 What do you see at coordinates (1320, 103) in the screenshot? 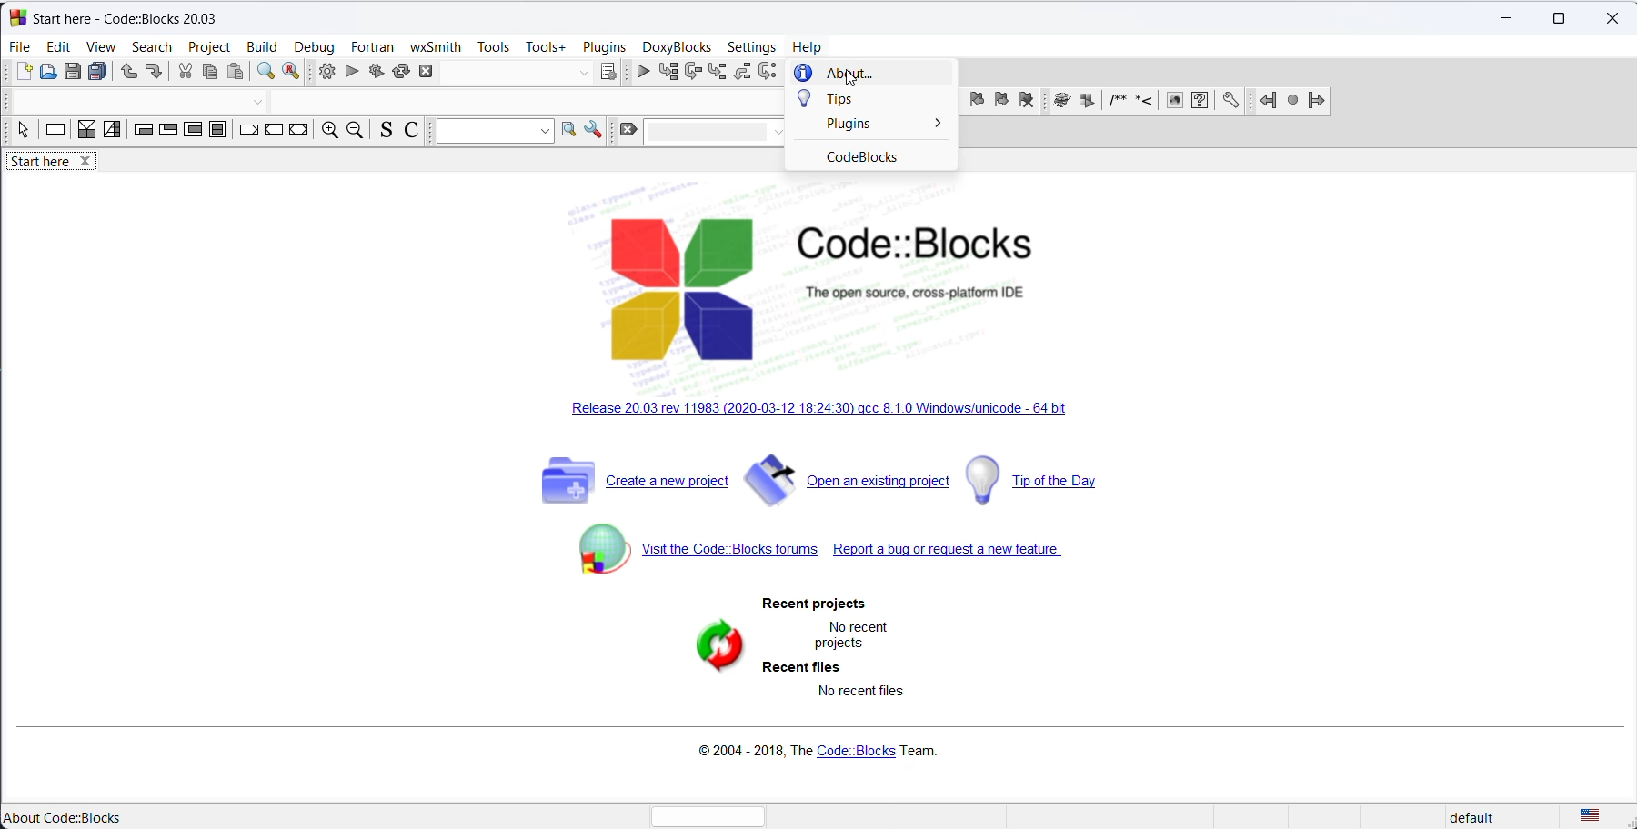
I see `jump forward` at bounding box center [1320, 103].